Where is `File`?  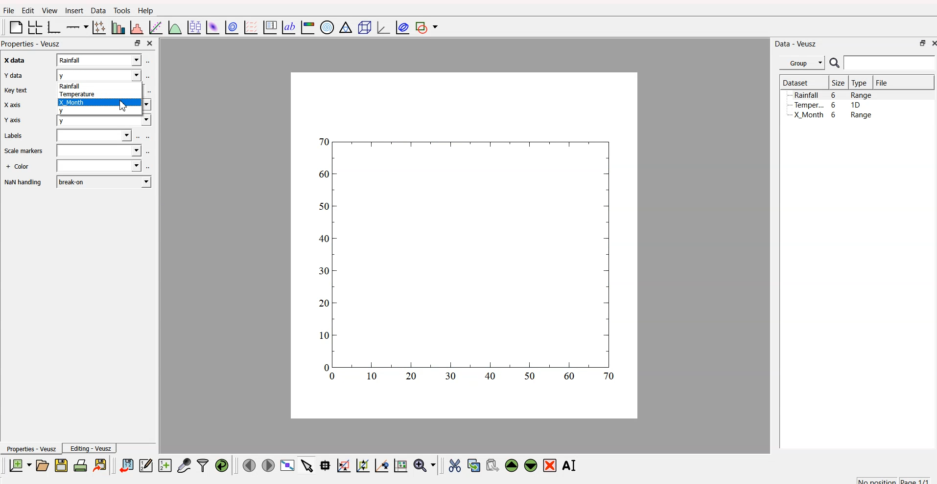
File is located at coordinates (883, 83).